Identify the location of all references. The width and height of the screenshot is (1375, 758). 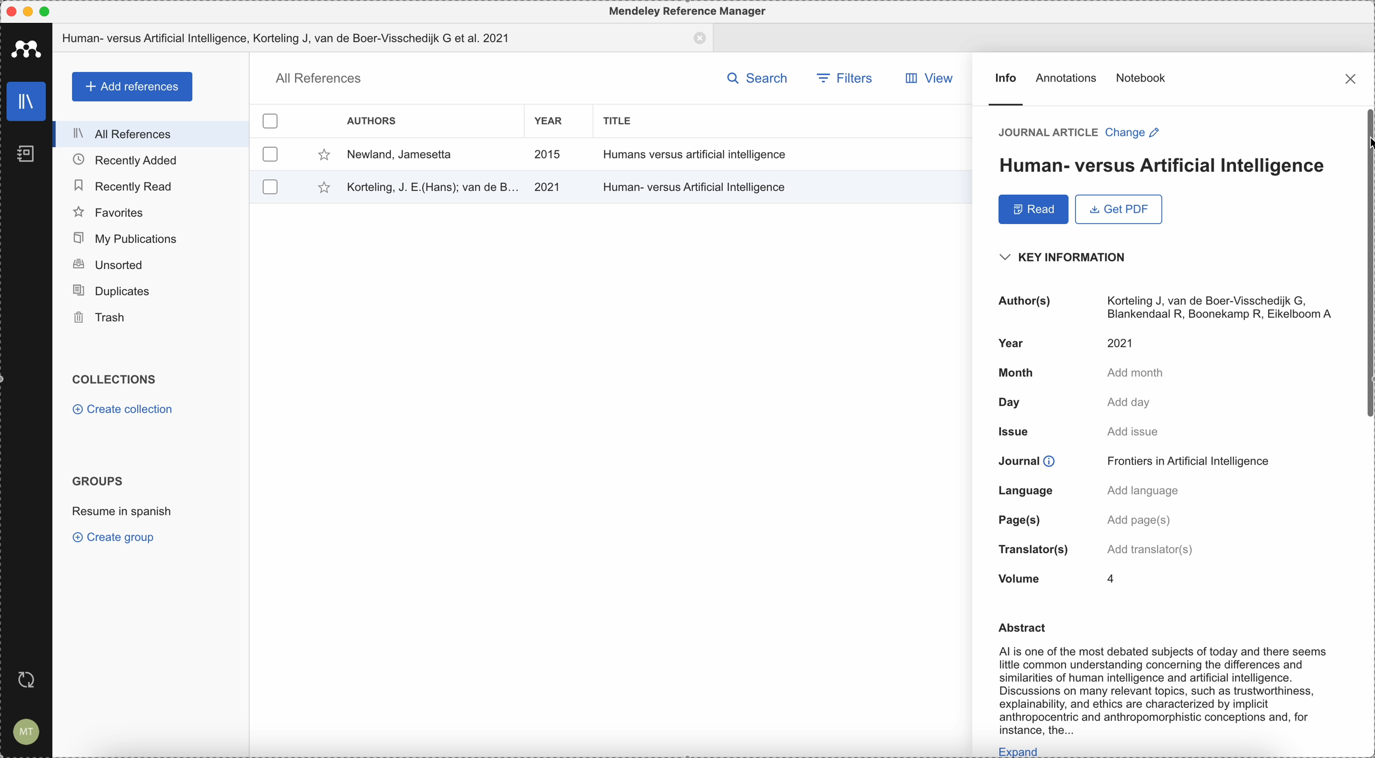
(152, 134).